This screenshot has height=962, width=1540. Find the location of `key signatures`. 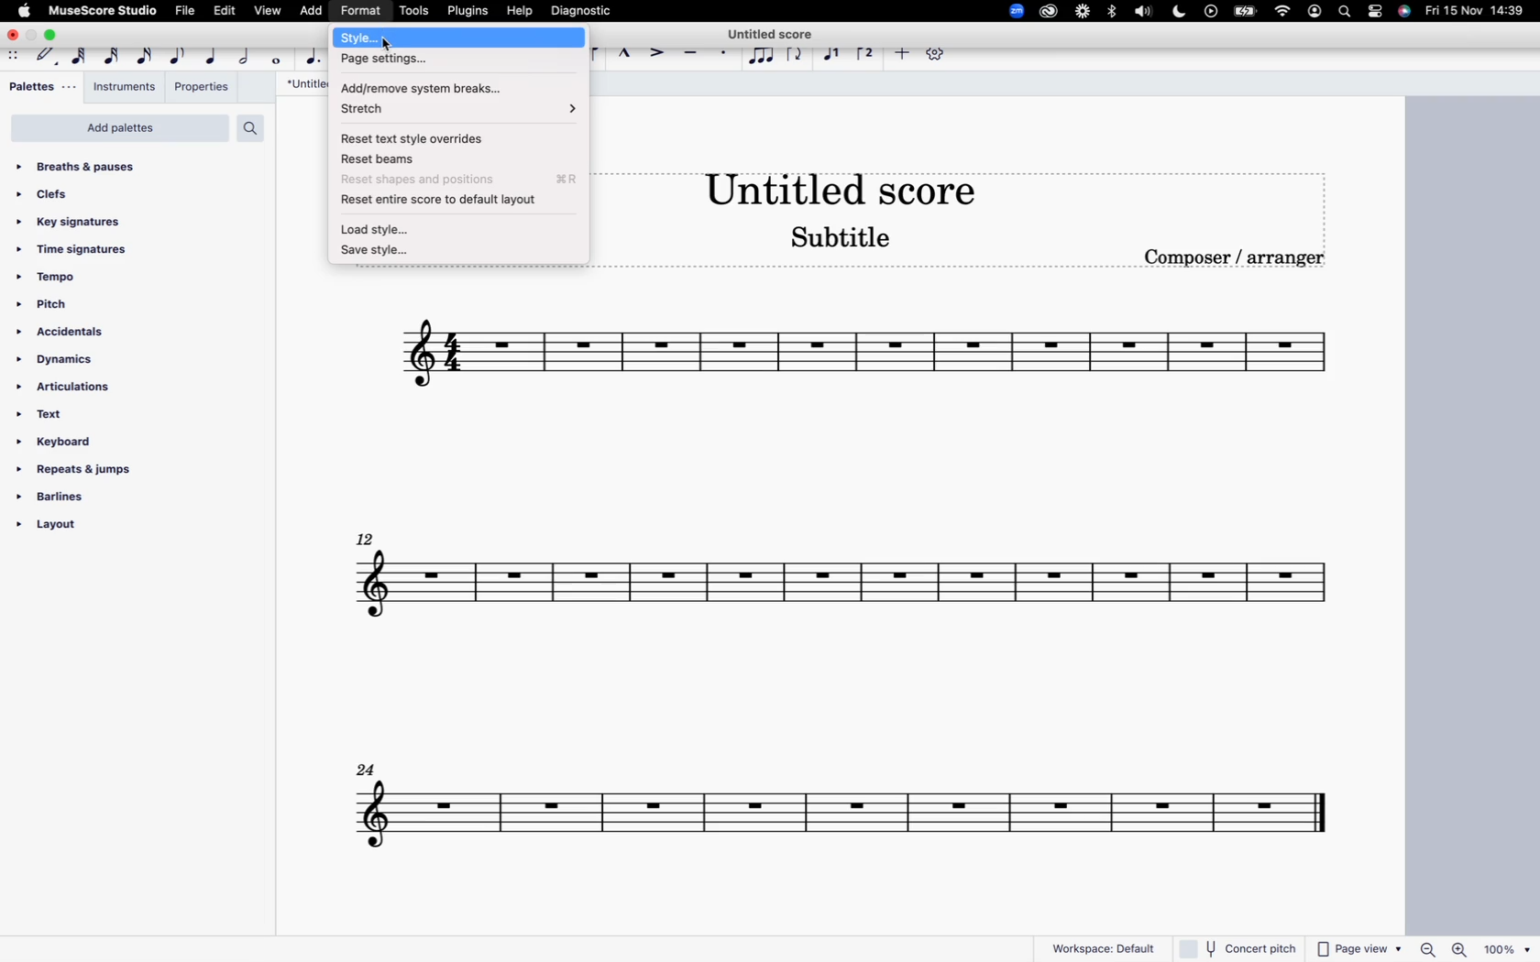

key signatures is located at coordinates (71, 221).